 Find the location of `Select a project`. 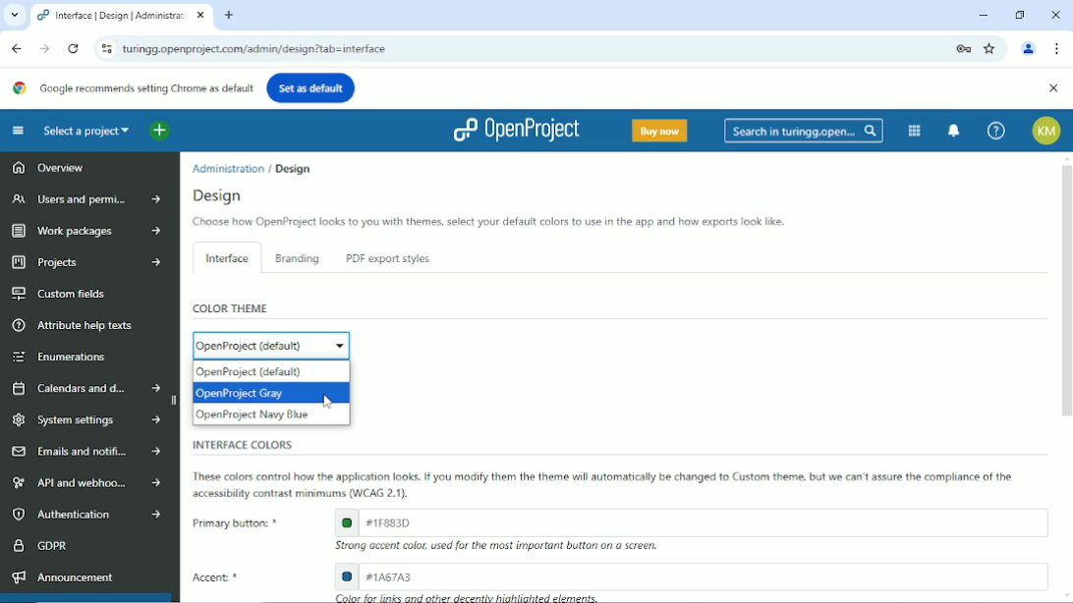

Select a project is located at coordinates (86, 131).